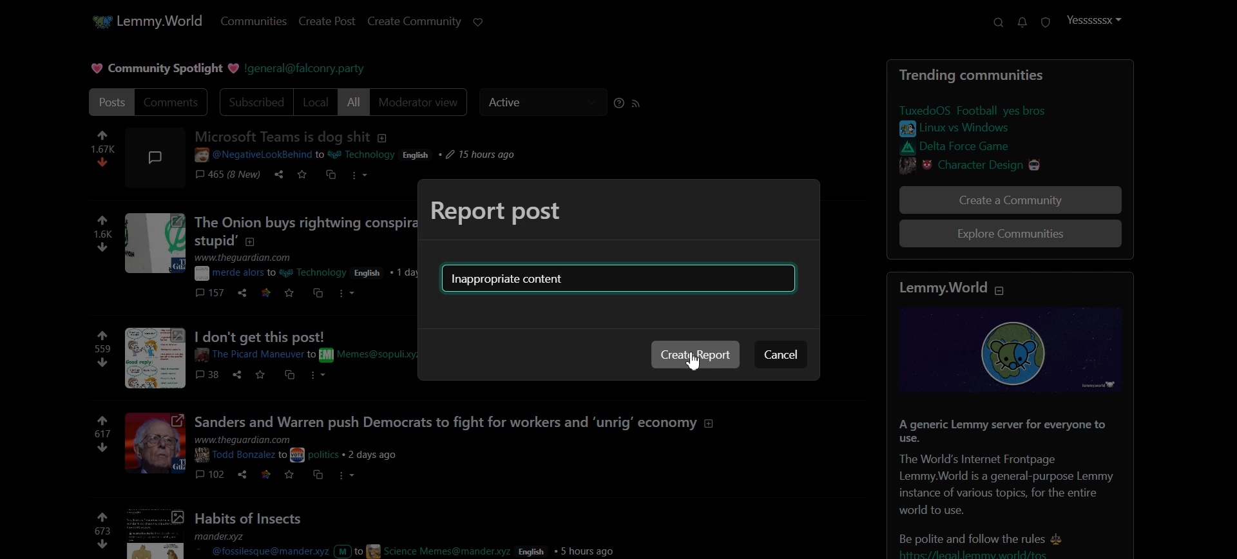  What do you see at coordinates (243, 473) in the screenshot?
I see `share` at bounding box center [243, 473].